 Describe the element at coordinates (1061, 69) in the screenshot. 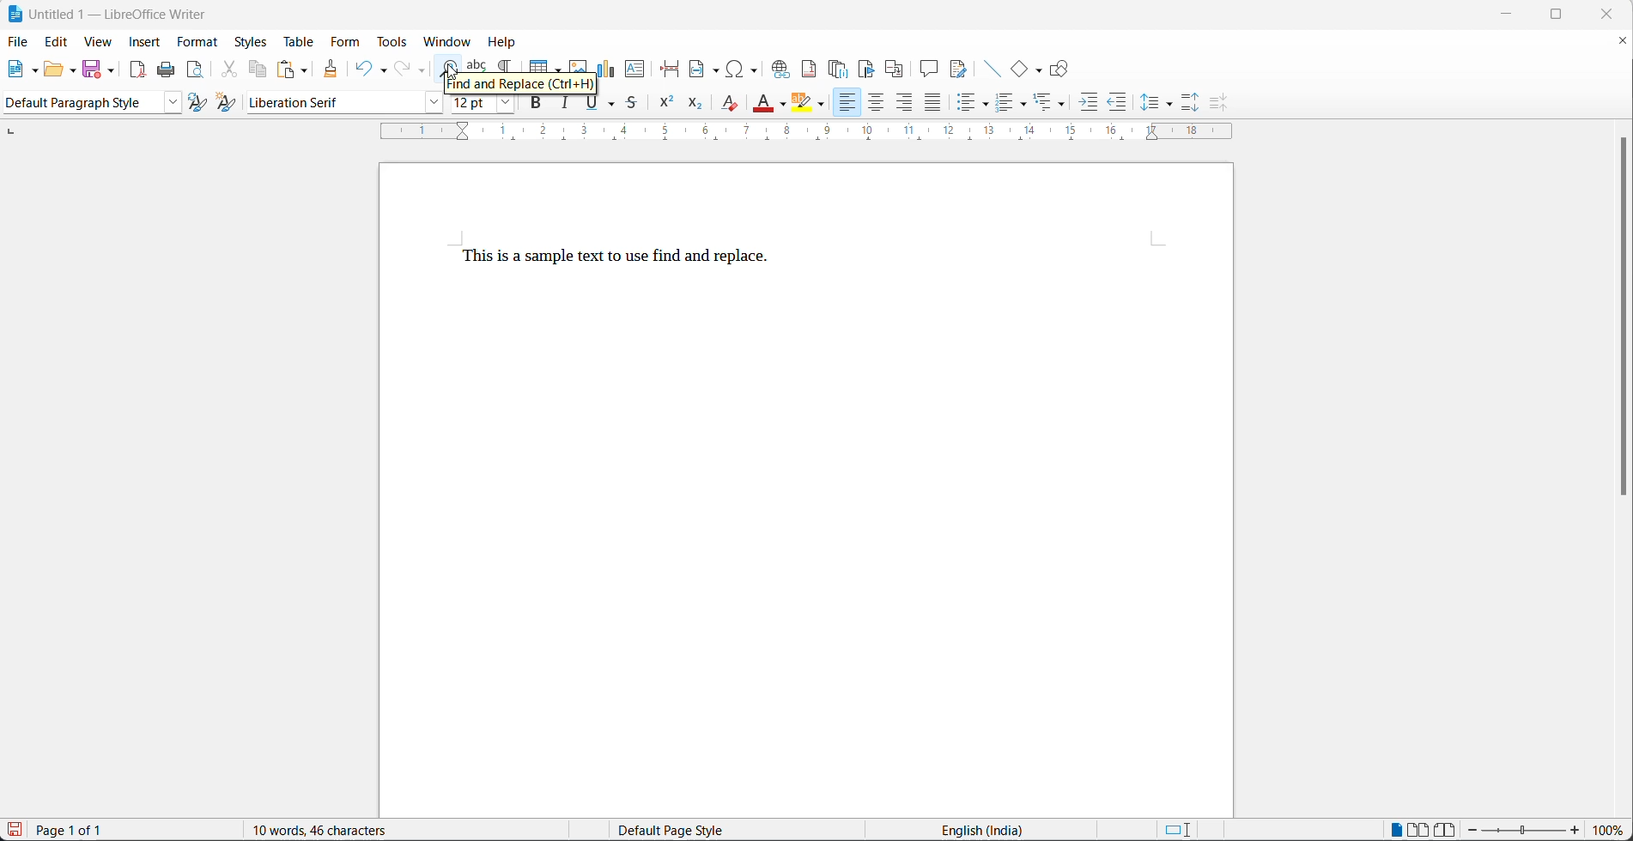

I see `show draw functions` at that location.